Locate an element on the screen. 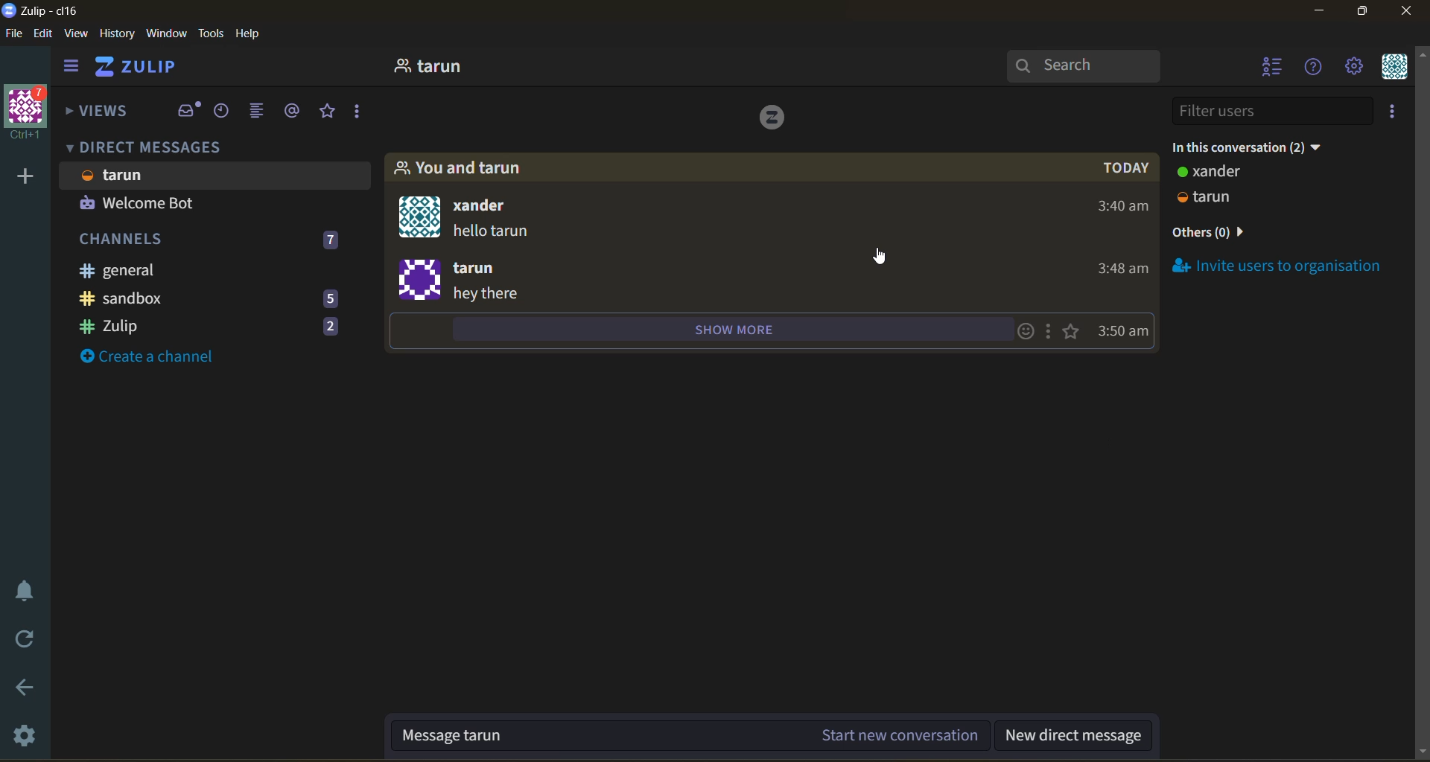 Image resolution: width=1430 pixels, height=762 pixels. cursor is located at coordinates (884, 257).